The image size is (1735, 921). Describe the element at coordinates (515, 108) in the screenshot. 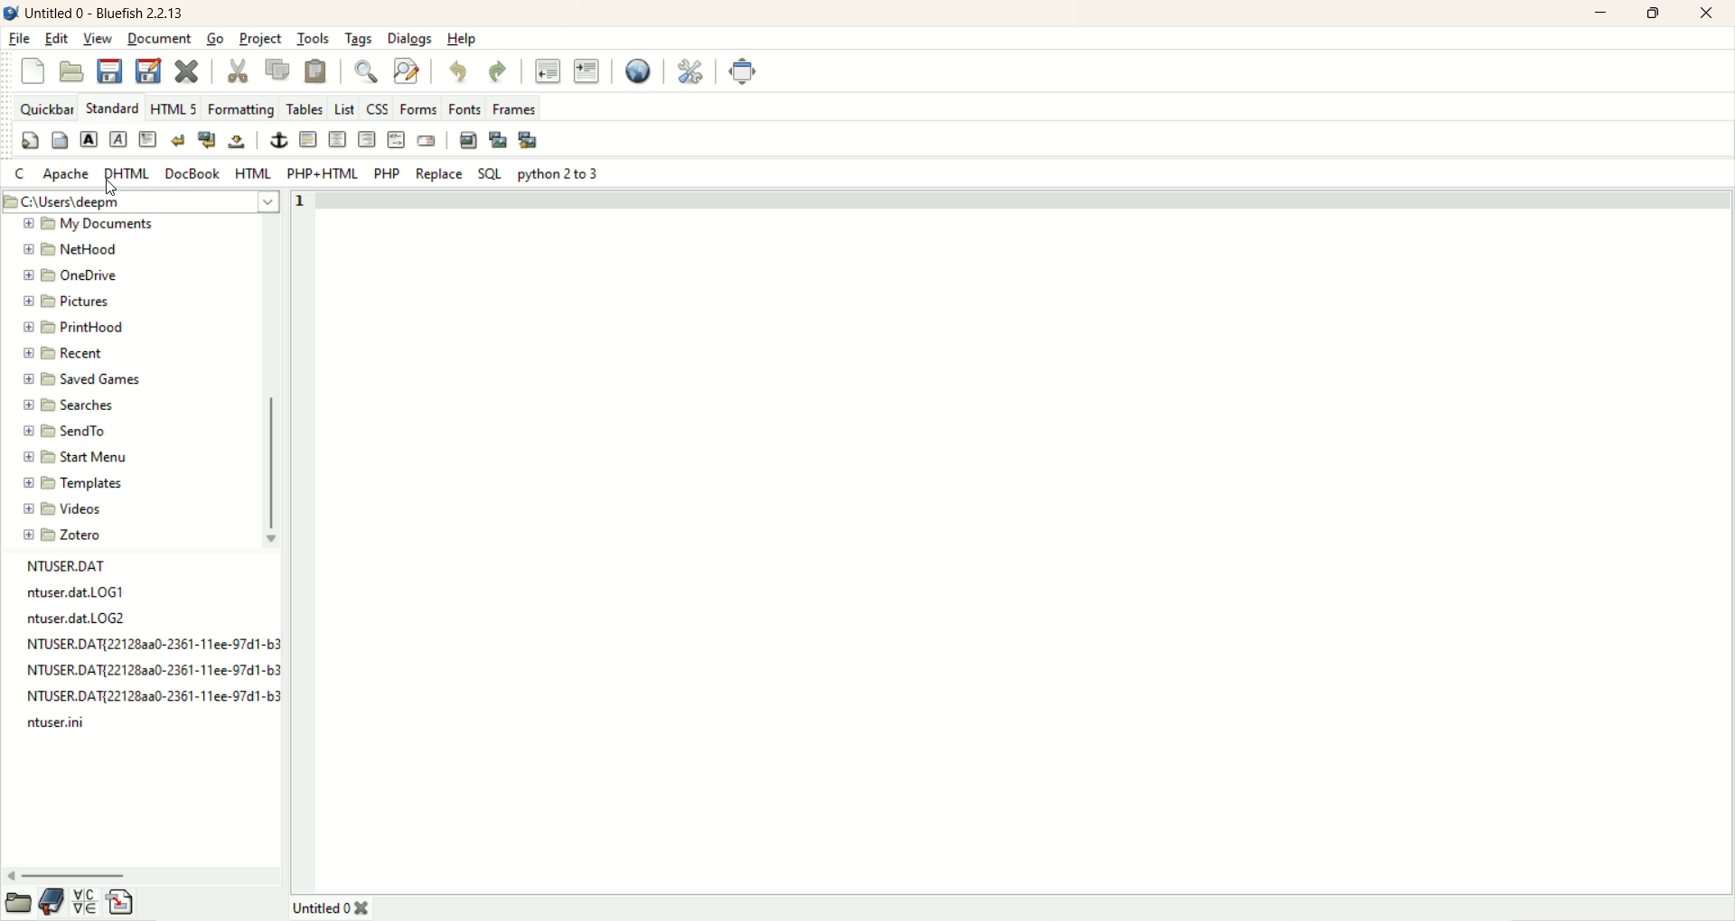

I see `frames` at that location.